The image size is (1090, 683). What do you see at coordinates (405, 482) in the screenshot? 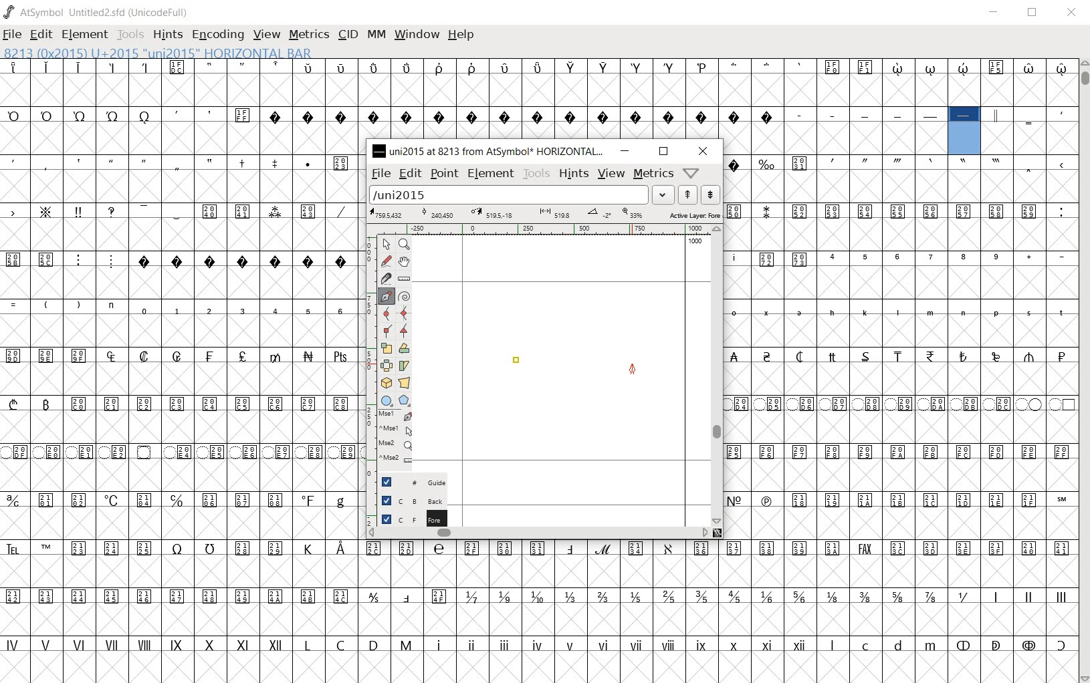
I see `Guide` at bounding box center [405, 482].